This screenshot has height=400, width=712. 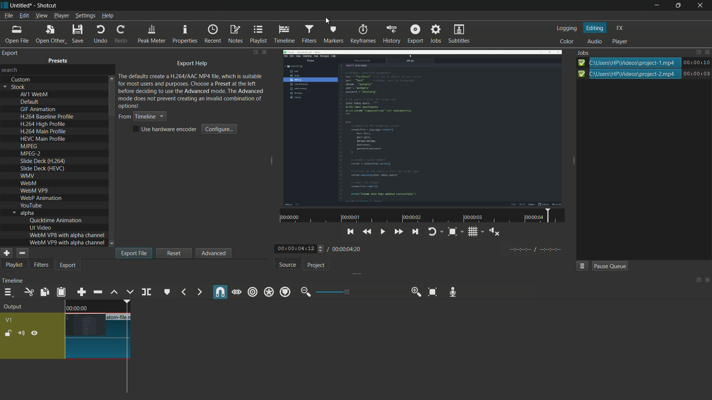 I want to click on toggle zoom, so click(x=533, y=249).